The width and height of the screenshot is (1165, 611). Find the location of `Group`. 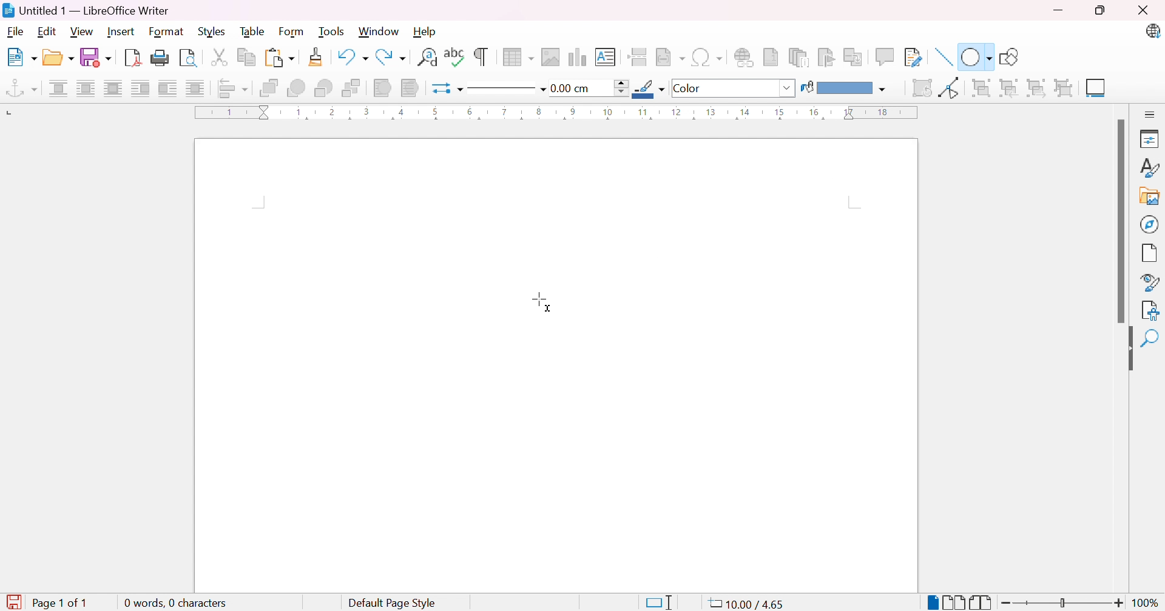

Group is located at coordinates (979, 87).